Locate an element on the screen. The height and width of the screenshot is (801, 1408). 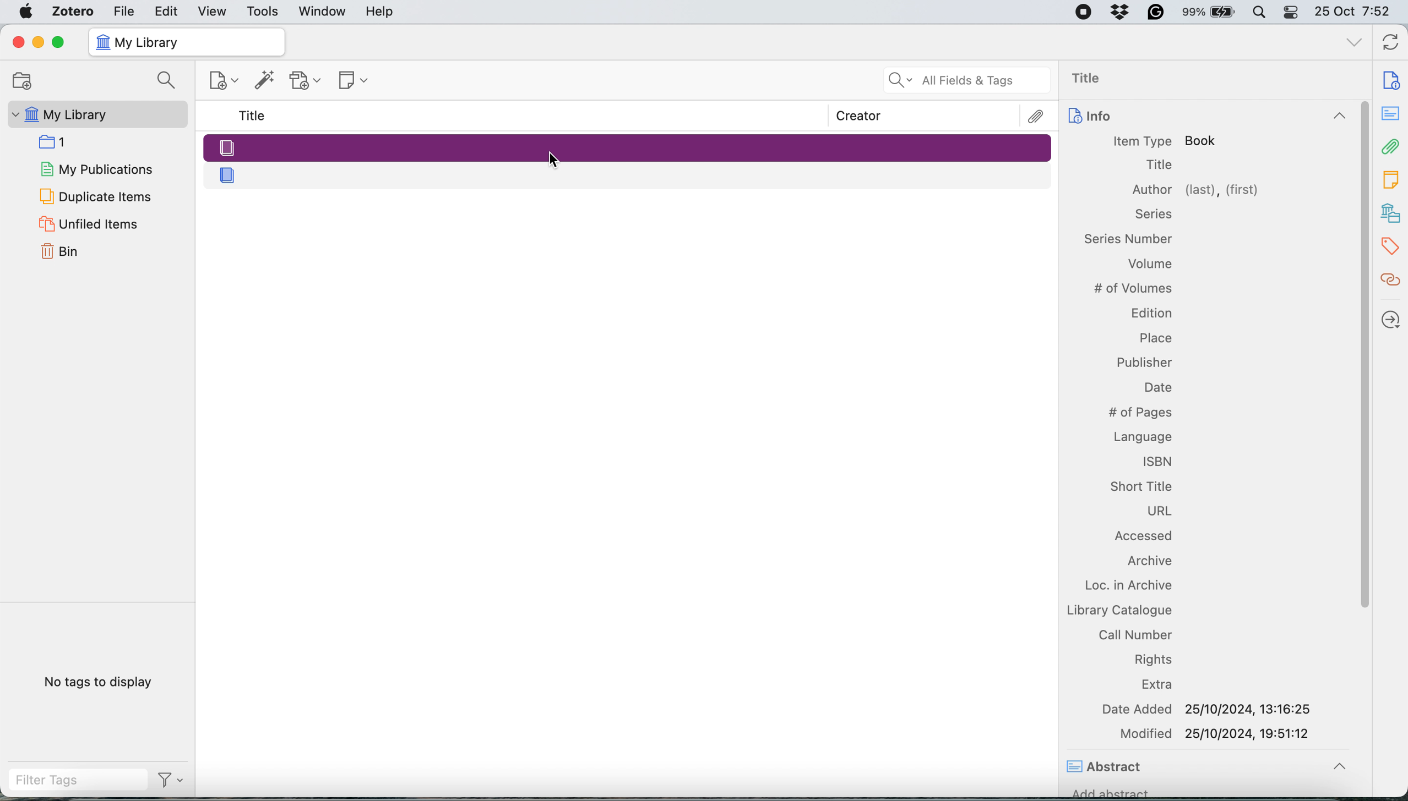
99% Battery is located at coordinates (1209, 13).